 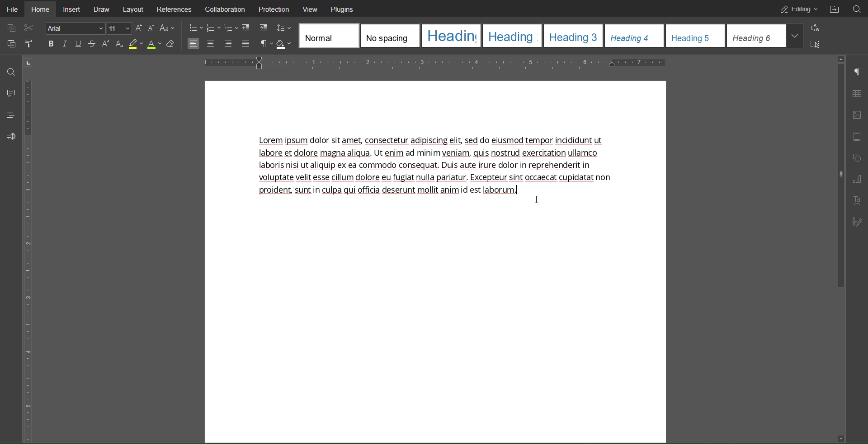 What do you see at coordinates (329, 36) in the screenshot?
I see `Heading Templates` at bounding box center [329, 36].